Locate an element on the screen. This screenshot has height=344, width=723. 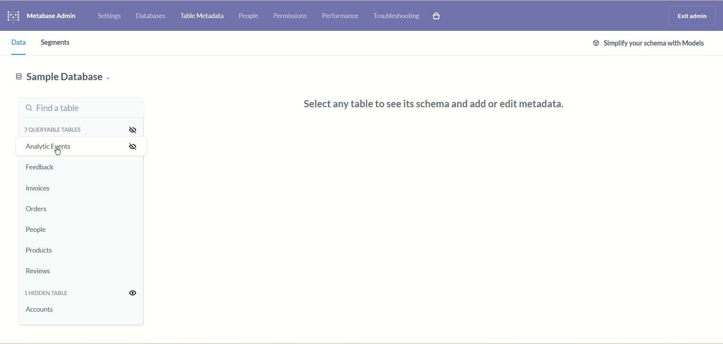
Databases is located at coordinates (153, 16).